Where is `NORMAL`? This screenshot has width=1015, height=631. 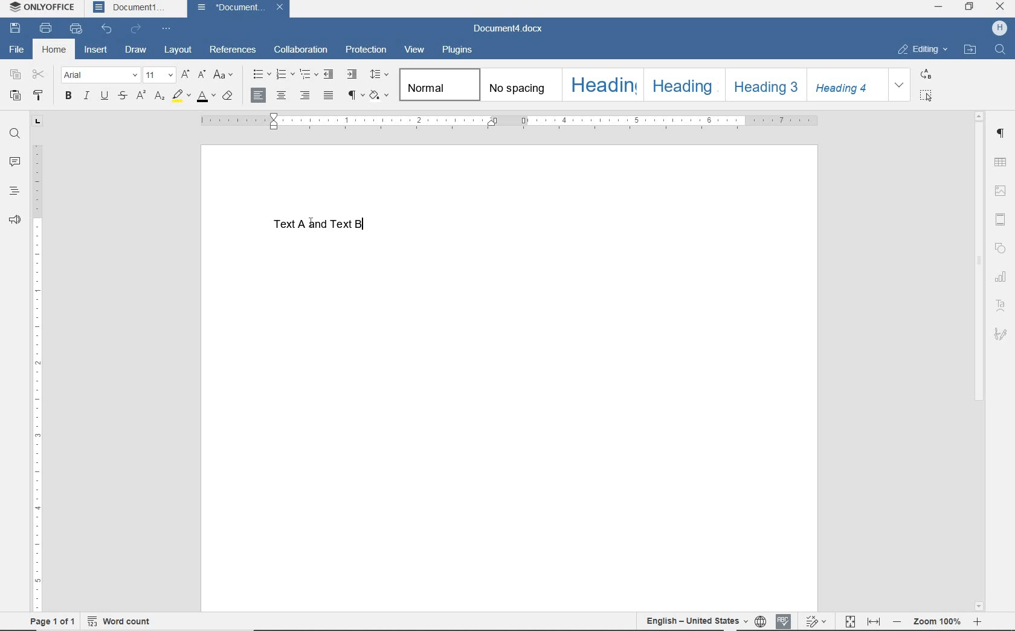
NORMAL is located at coordinates (438, 85).